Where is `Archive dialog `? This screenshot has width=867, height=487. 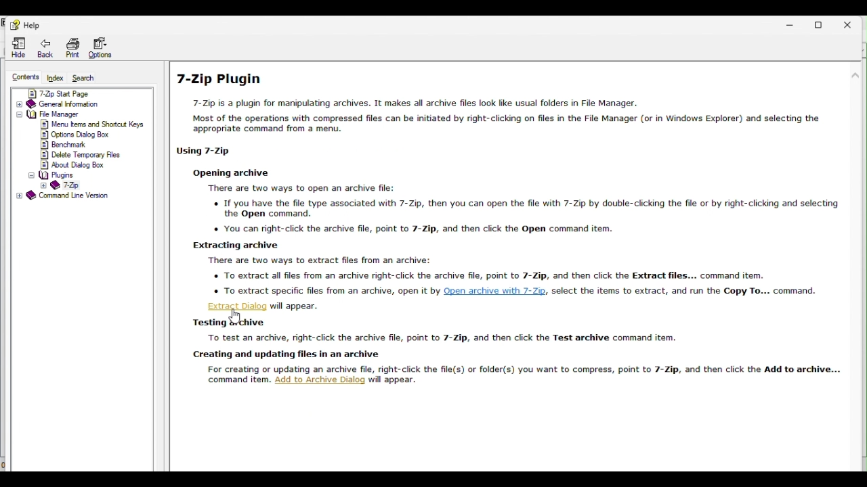
Archive dialog  is located at coordinates (232, 323).